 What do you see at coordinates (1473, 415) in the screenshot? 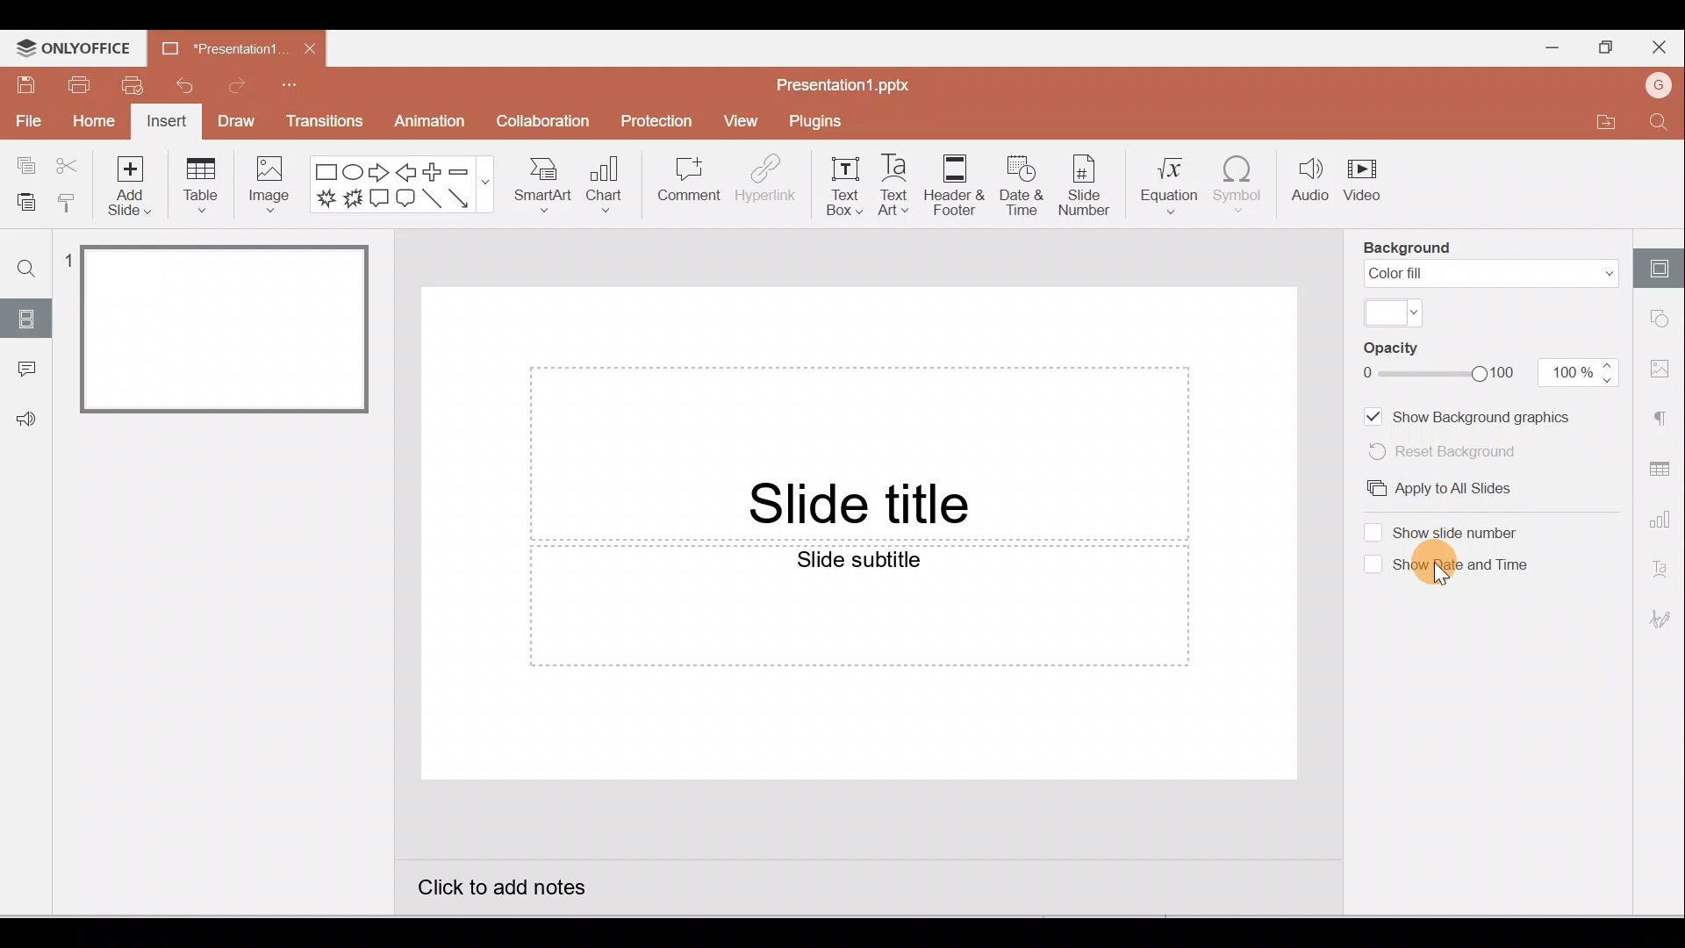
I see `Show background images` at bounding box center [1473, 415].